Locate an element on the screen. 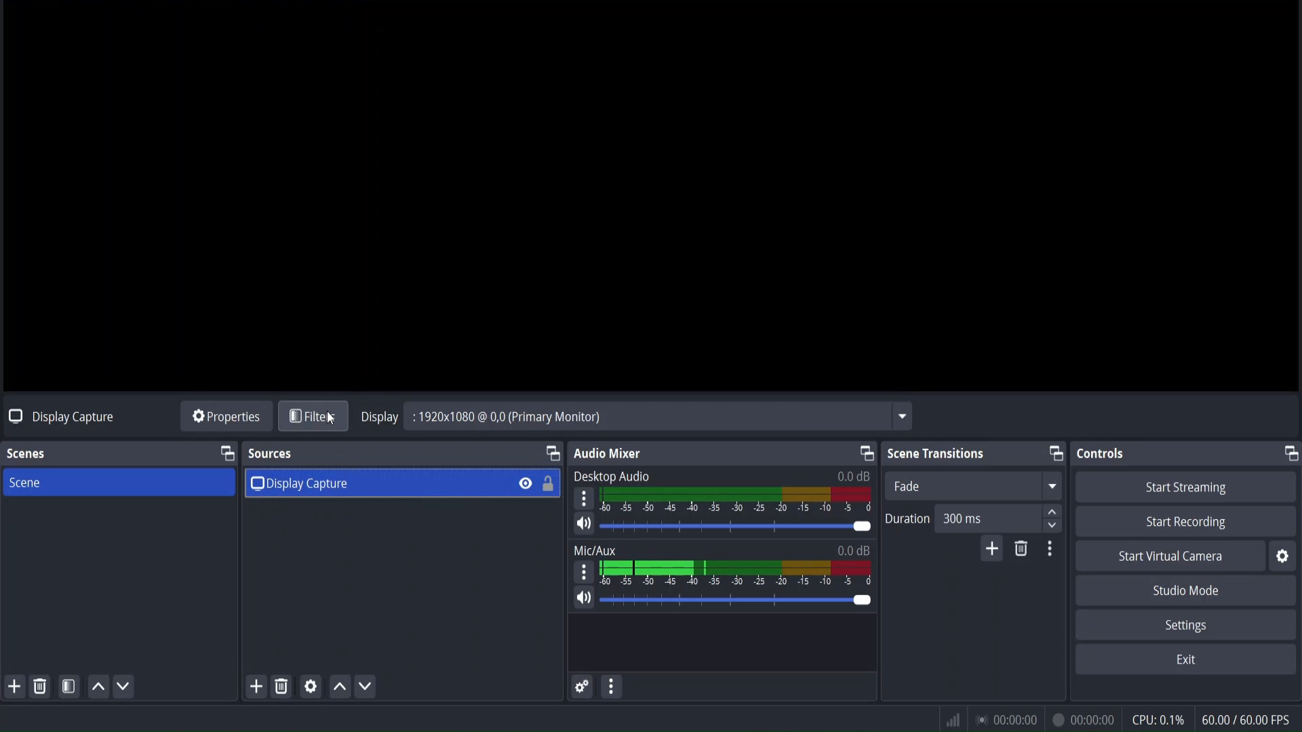 The height and width of the screenshot is (732, 1302). change tab layout is located at coordinates (1289, 453).